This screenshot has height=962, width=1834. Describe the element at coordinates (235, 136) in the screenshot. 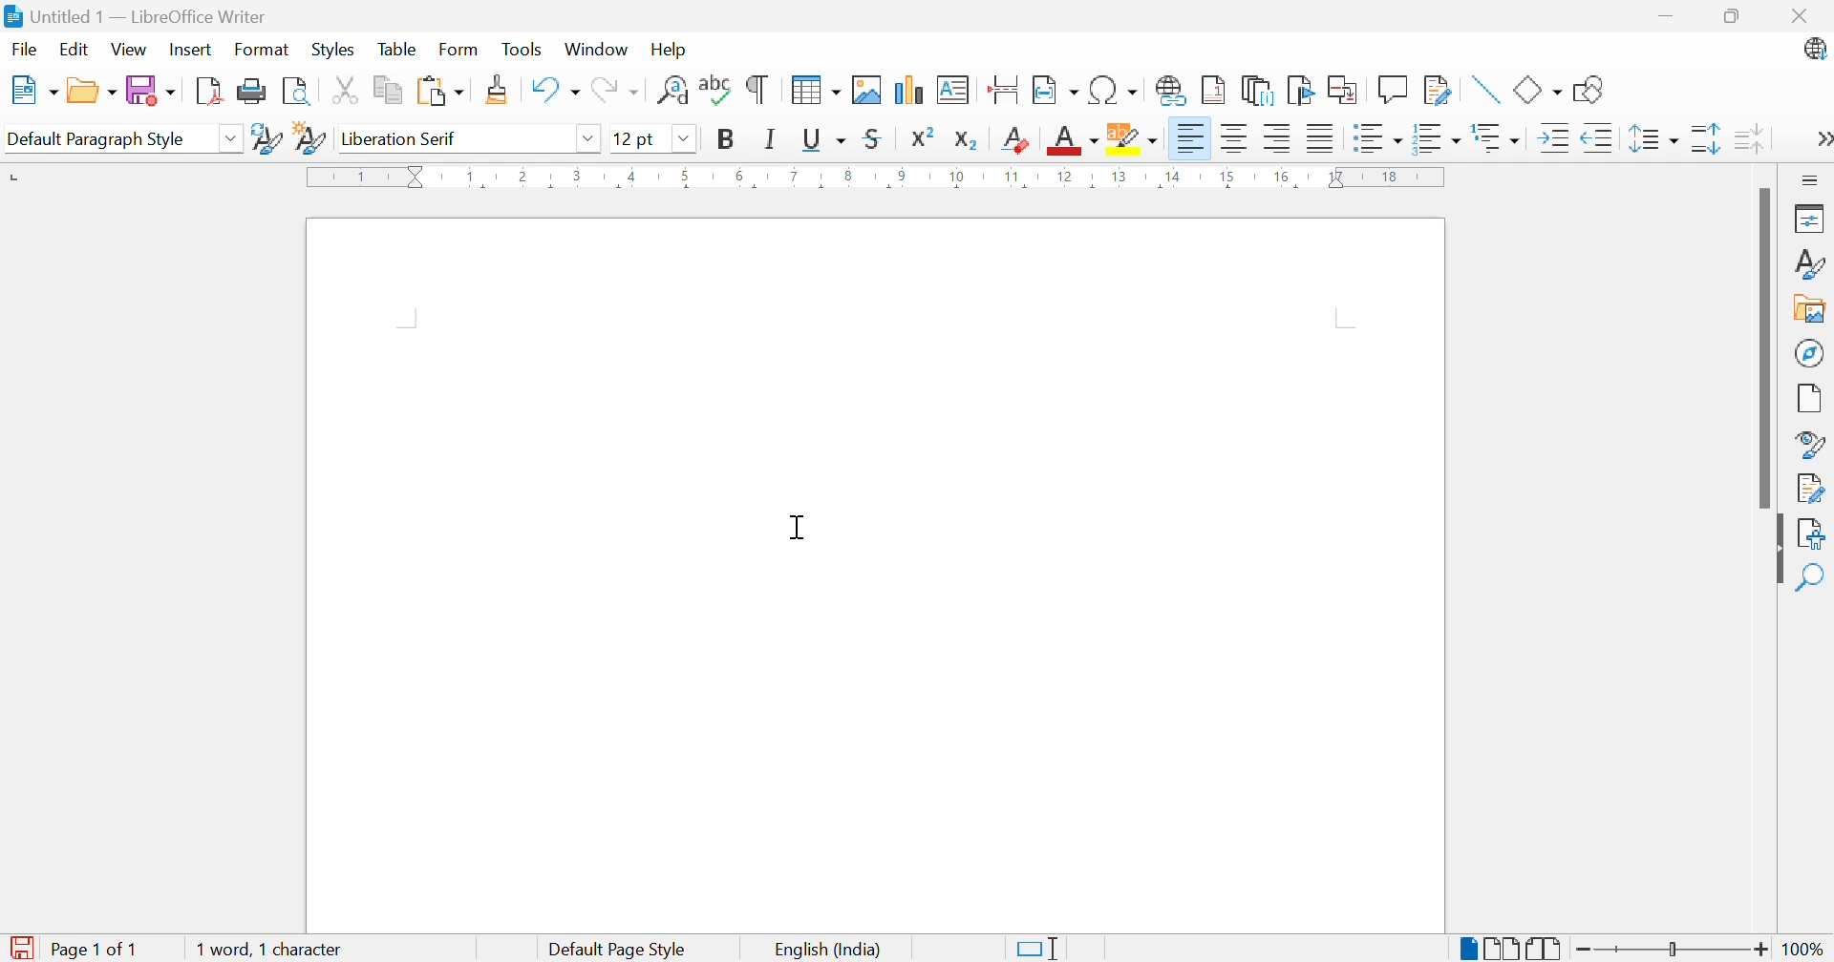

I see `Drop down` at that location.